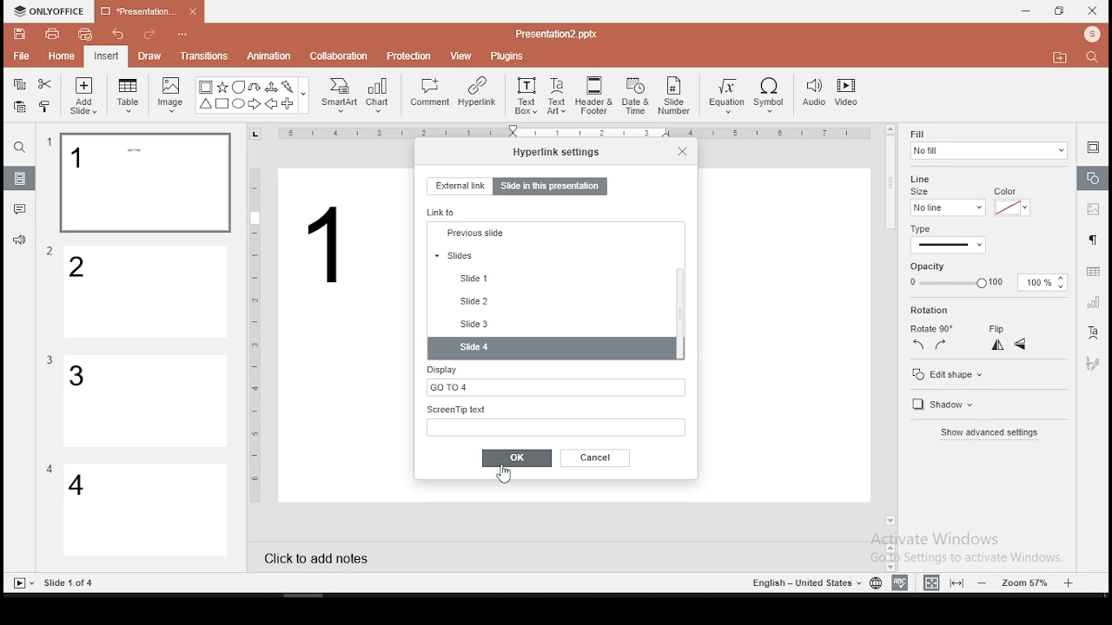 Image resolution: width=1112 pixels, height=625 pixels. I want to click on cancel, so click(596, 457).